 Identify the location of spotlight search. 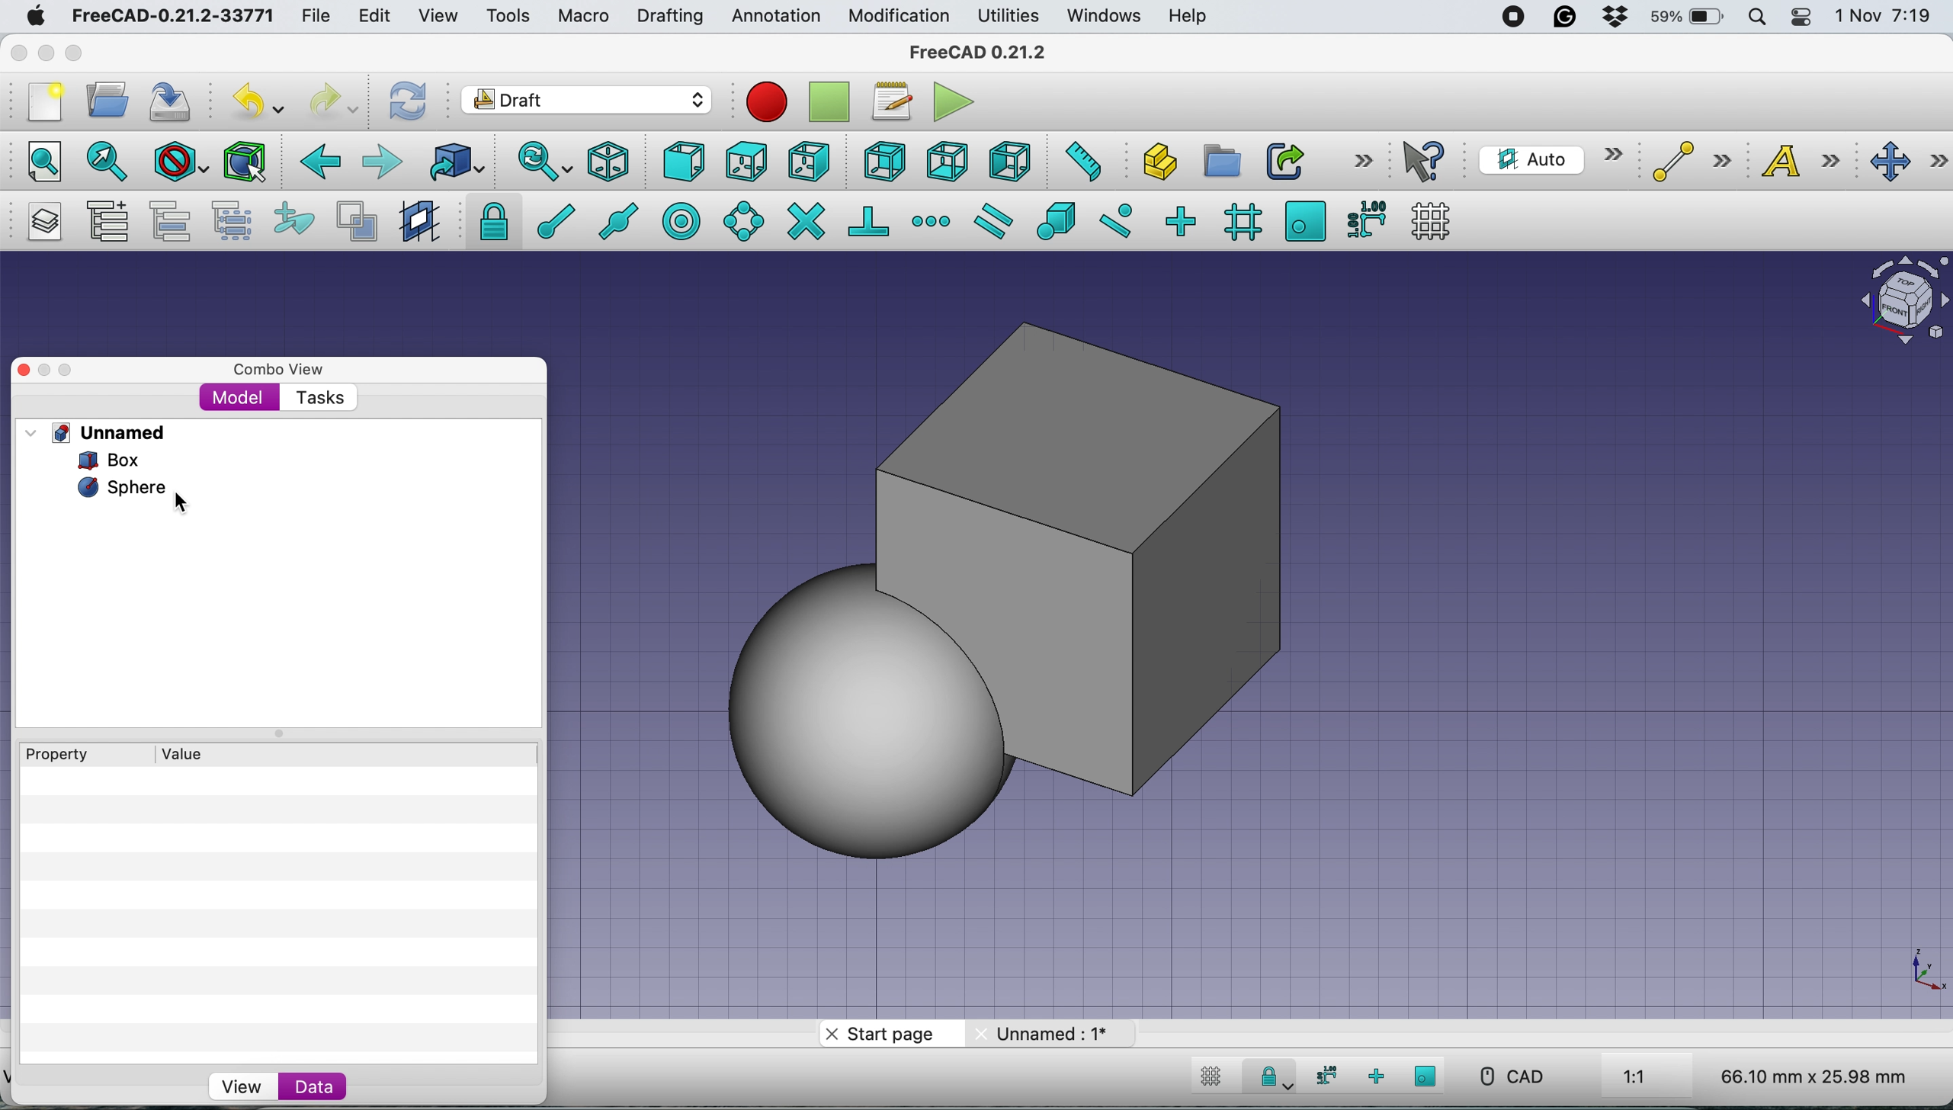
(1755, 19).